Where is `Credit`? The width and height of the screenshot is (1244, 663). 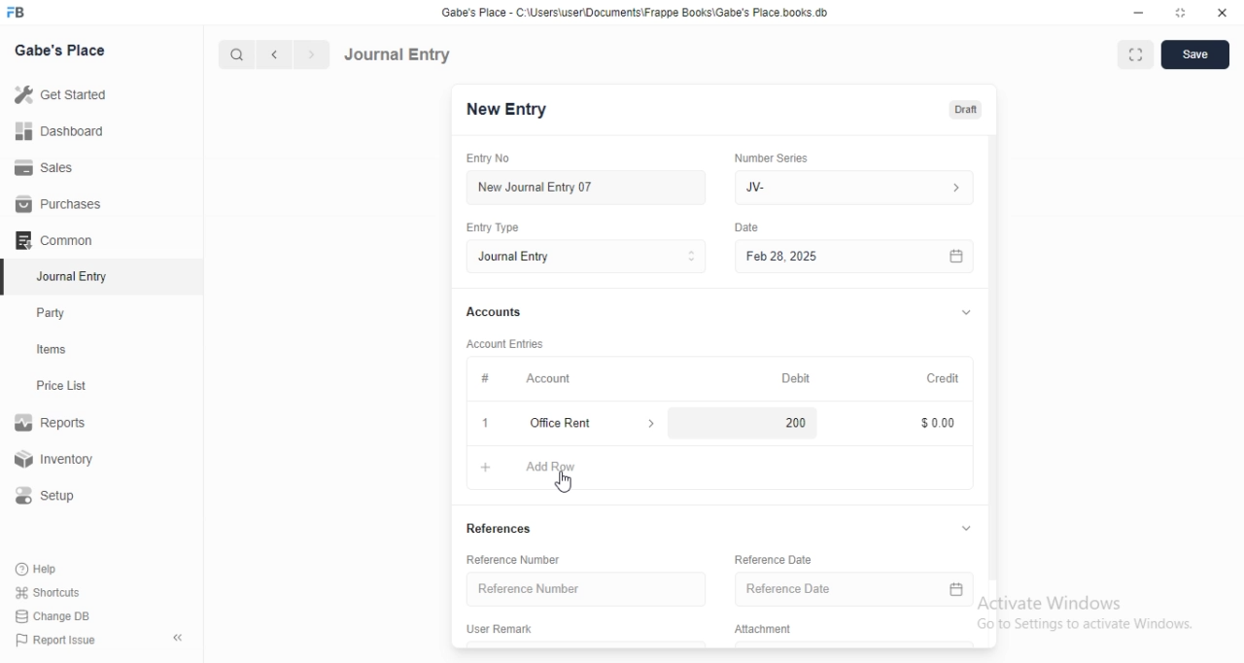
Credit is located at coordinates (942, 376).